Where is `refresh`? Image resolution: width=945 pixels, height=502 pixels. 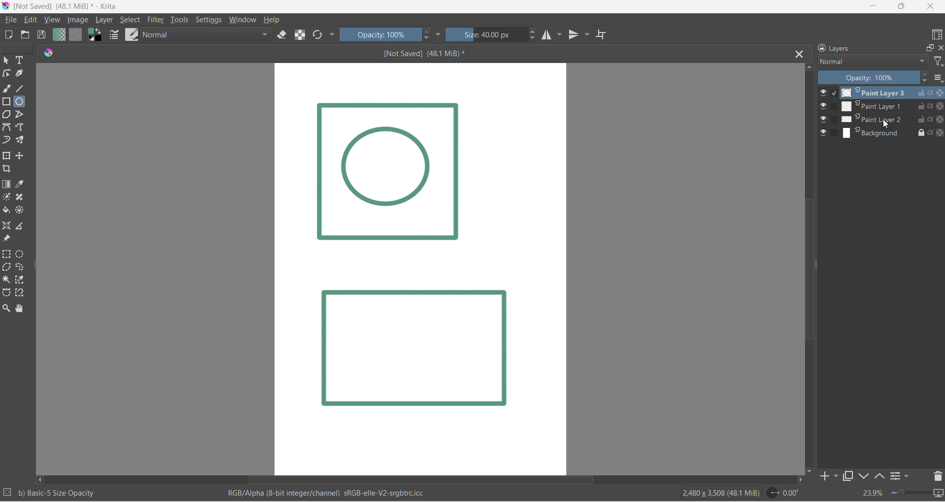 refresh is located at coordinates (317, 36).